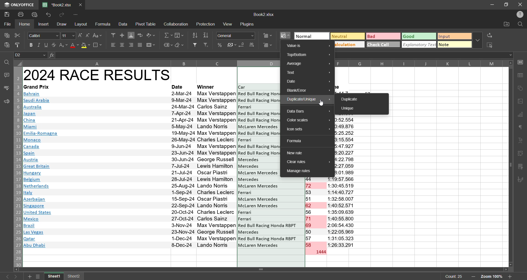 This screenshot has width=527, height=280. Describe the element at coordinates (267, 35) in the screenshot. I see `insert cells` at that location.